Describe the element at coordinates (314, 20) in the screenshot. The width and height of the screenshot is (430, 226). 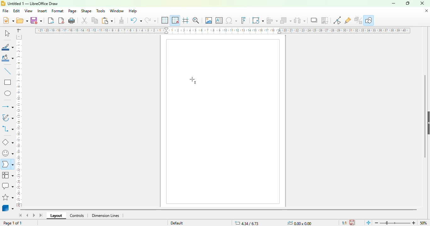
I see `shadow` at that location.